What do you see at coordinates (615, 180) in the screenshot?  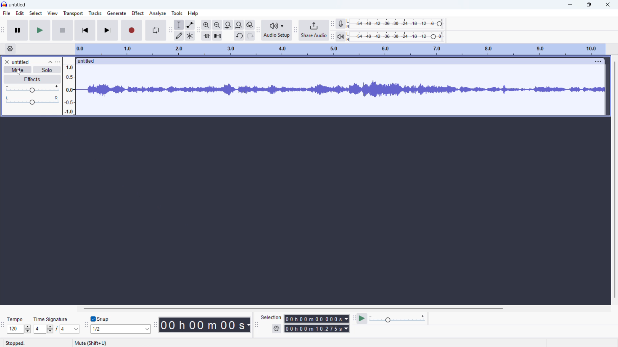 I see `vertical scrollbar` at bounding box center [615, 180].